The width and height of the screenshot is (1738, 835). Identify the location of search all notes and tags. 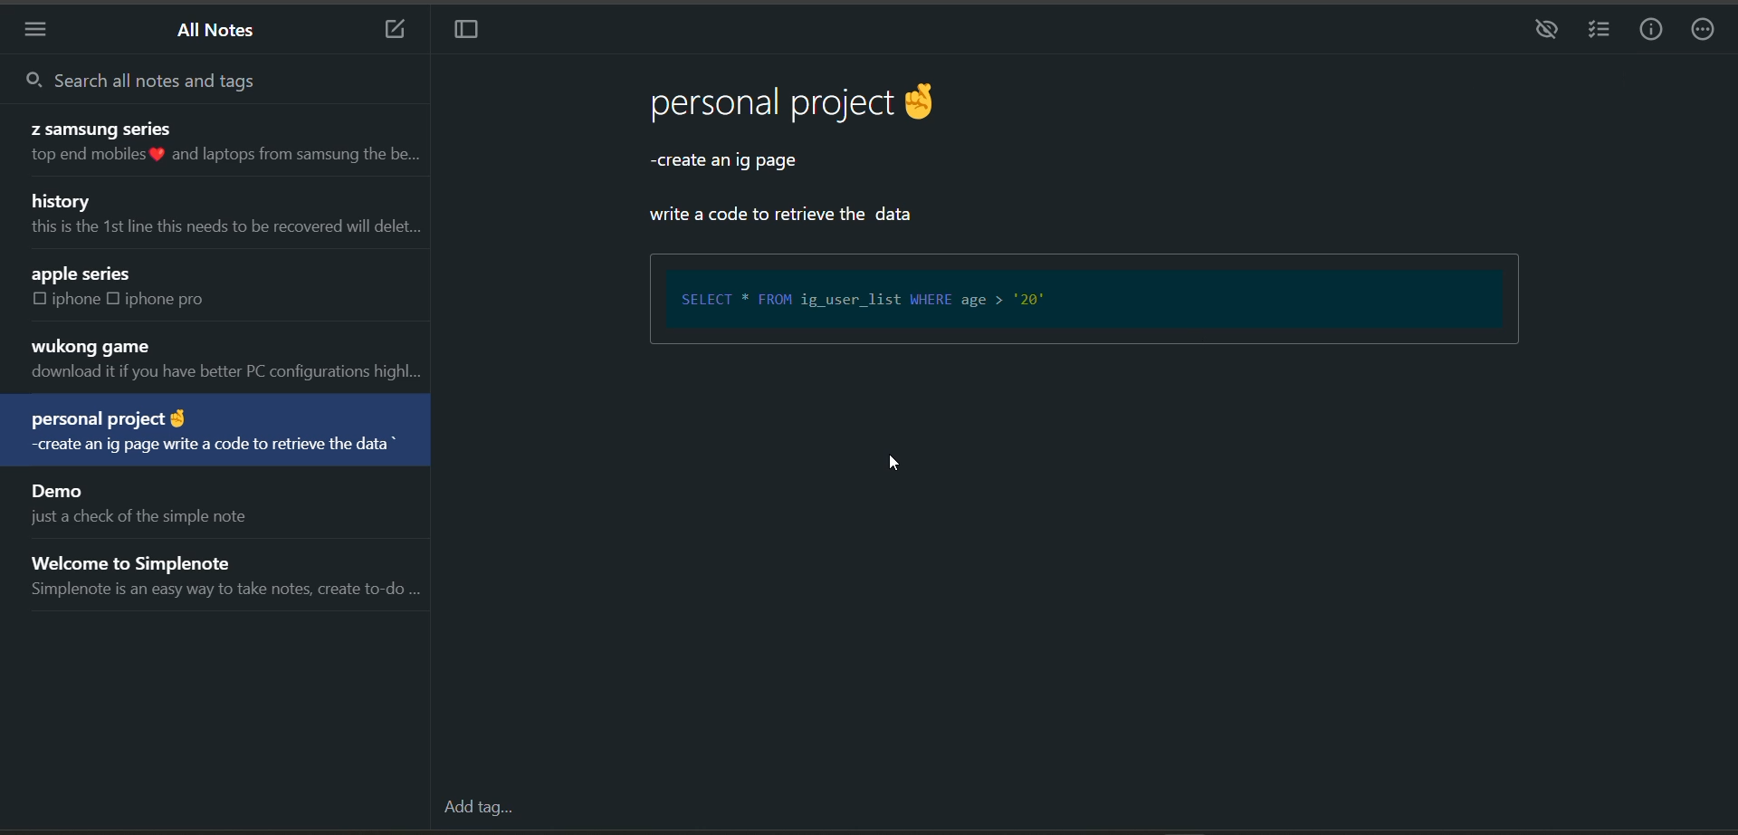
(190, 78).